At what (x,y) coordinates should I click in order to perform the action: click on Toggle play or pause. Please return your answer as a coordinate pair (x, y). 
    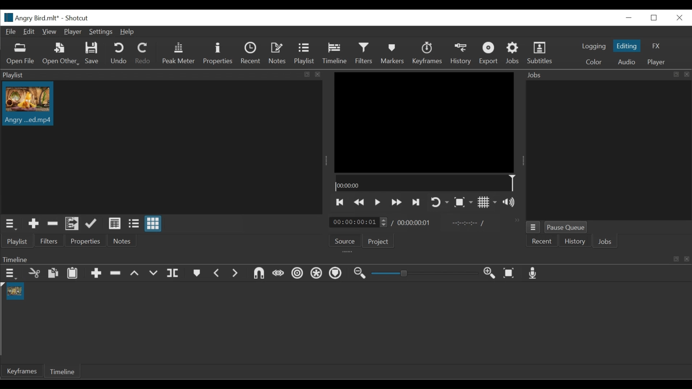
    Looking at the image, I should click on (378, 202).